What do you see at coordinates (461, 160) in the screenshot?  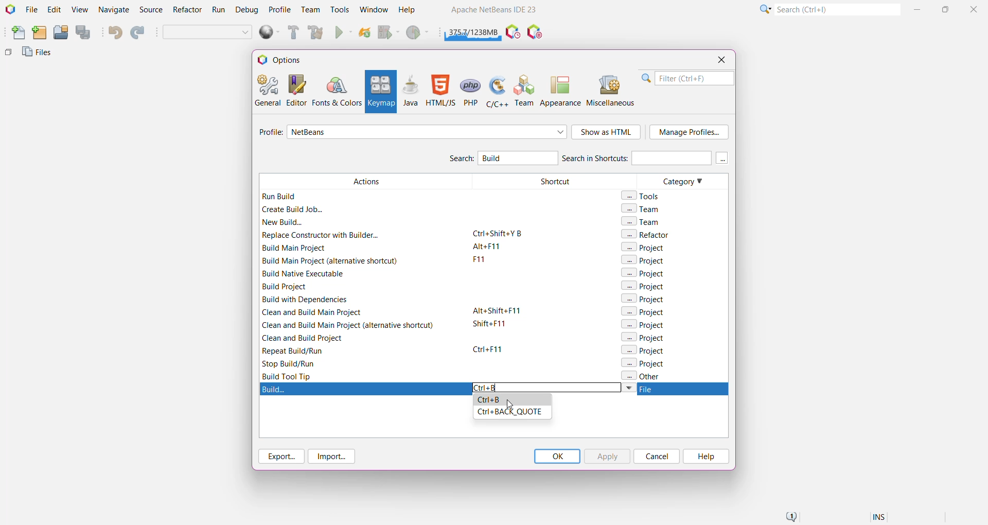 I see `Search` at bounding box center [461, 160].